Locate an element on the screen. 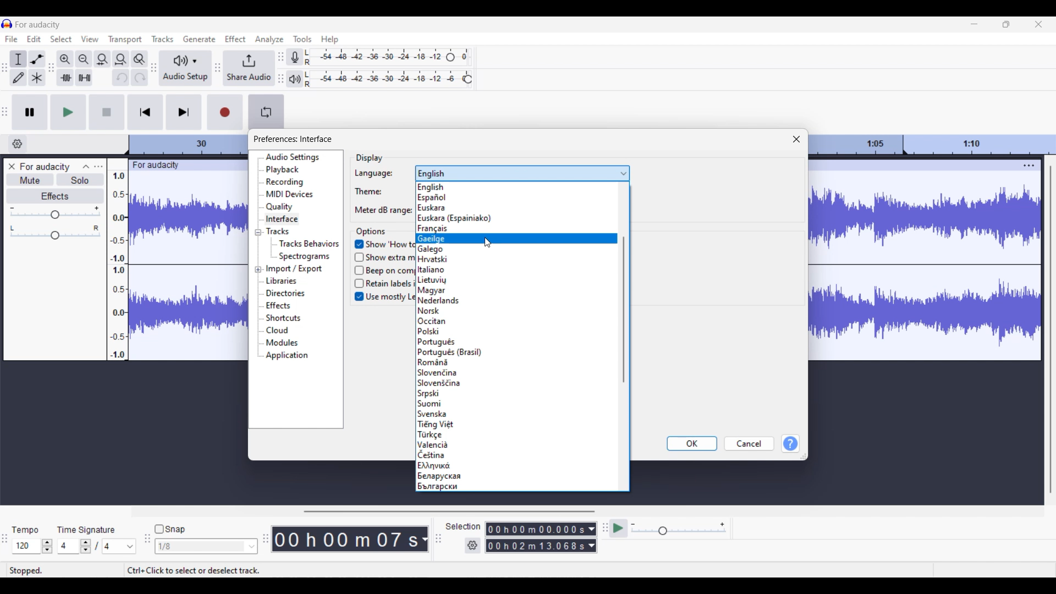 This screenshot has width=1056, height=594. [Portugués (Brasil) is located at coordinates (449, 351).